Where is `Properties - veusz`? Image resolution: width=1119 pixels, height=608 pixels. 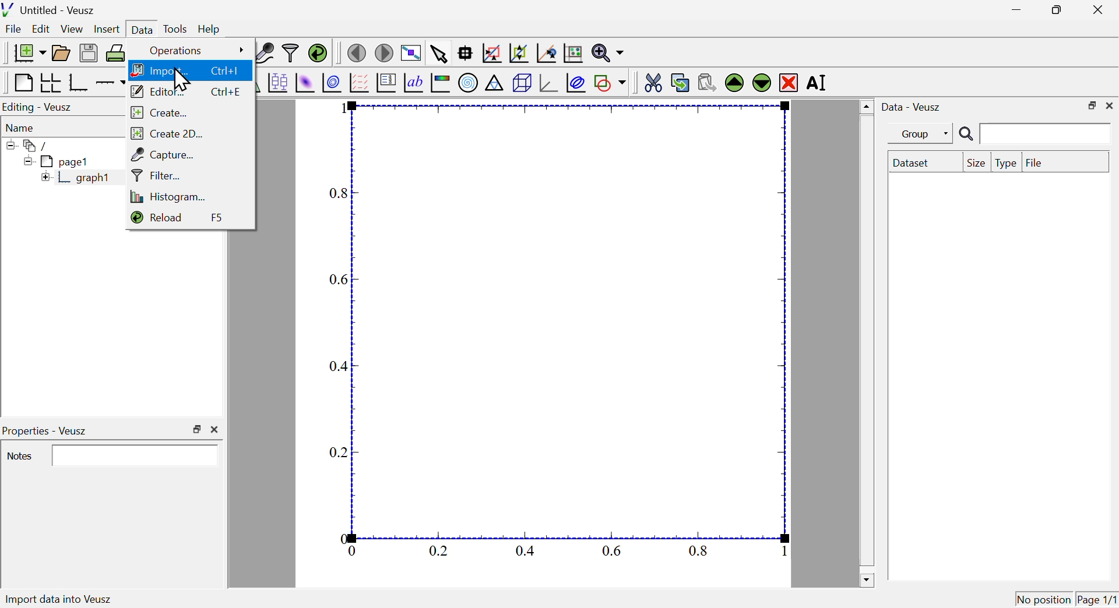
Properties - veusz is located at coordinates (47, 431).